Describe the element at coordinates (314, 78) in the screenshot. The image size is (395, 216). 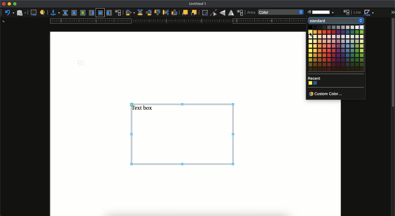
I see `recent colors` at that location.